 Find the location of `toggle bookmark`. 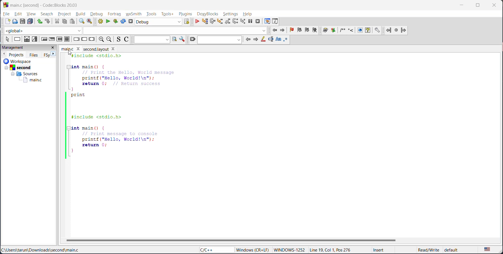

toggle bookmark is located at coordinates (292, 30).